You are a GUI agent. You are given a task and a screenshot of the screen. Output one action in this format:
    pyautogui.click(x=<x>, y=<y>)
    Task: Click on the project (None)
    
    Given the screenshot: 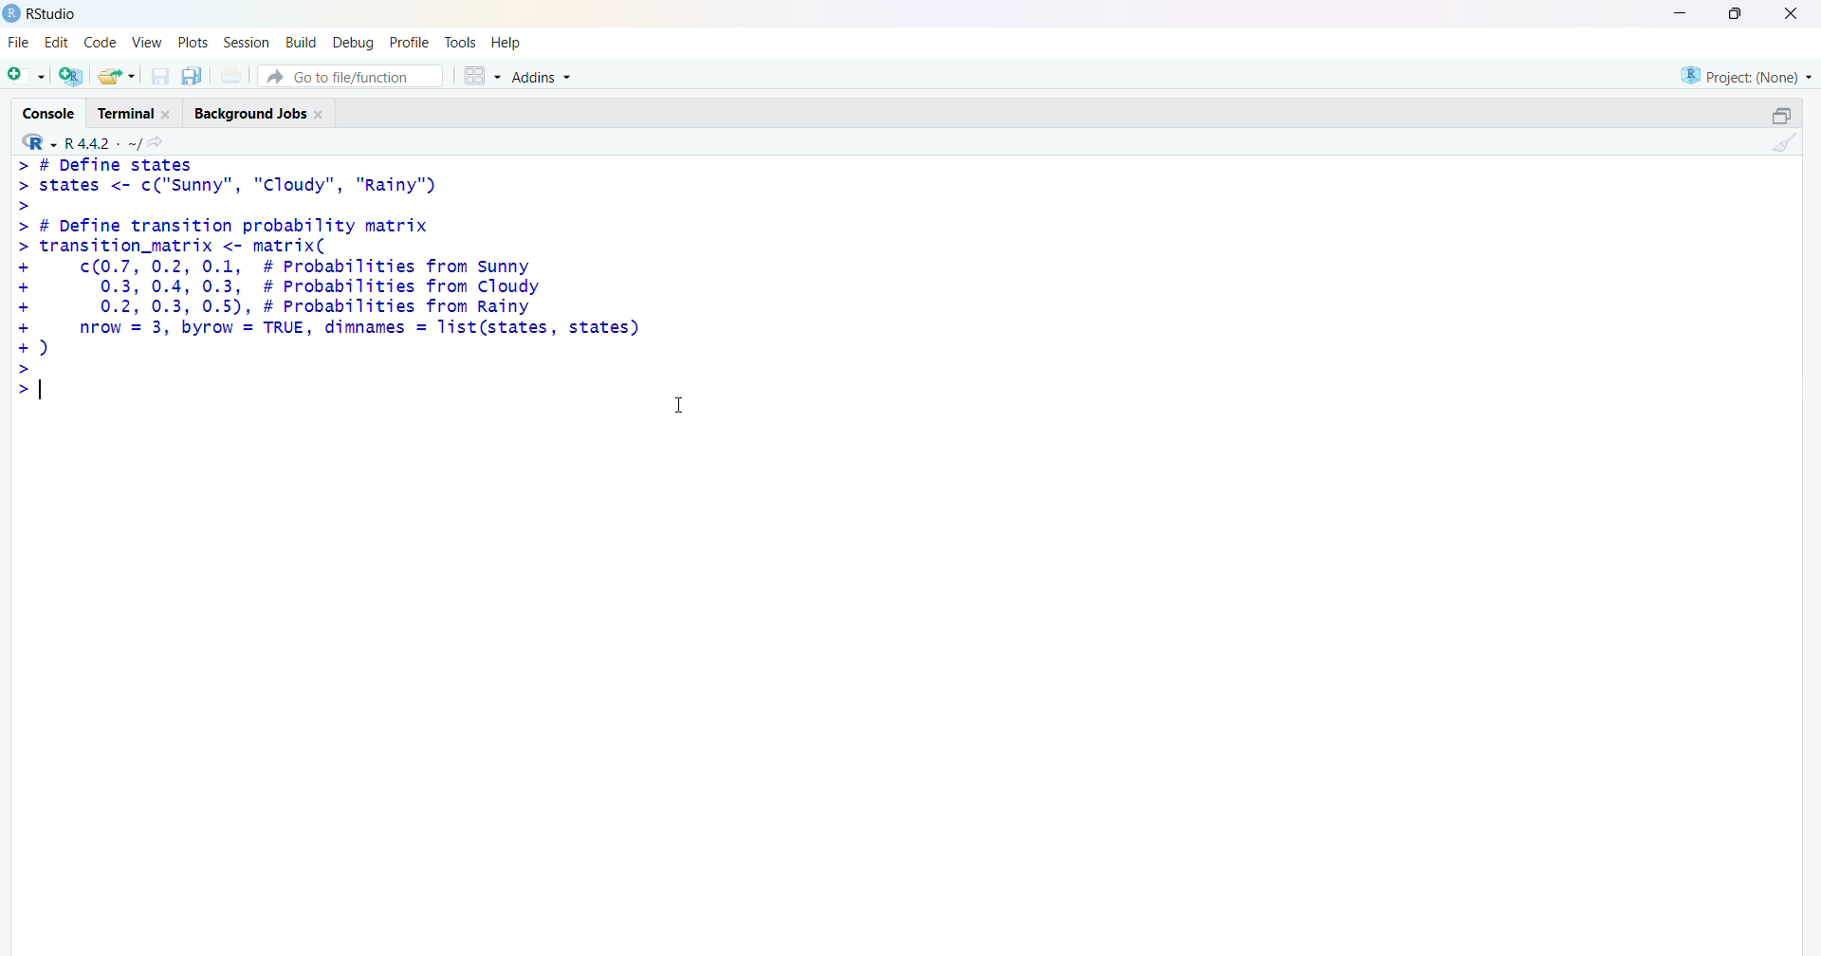 What is the action you would take?
    pyautogui.click(x=1744, y=73)
    